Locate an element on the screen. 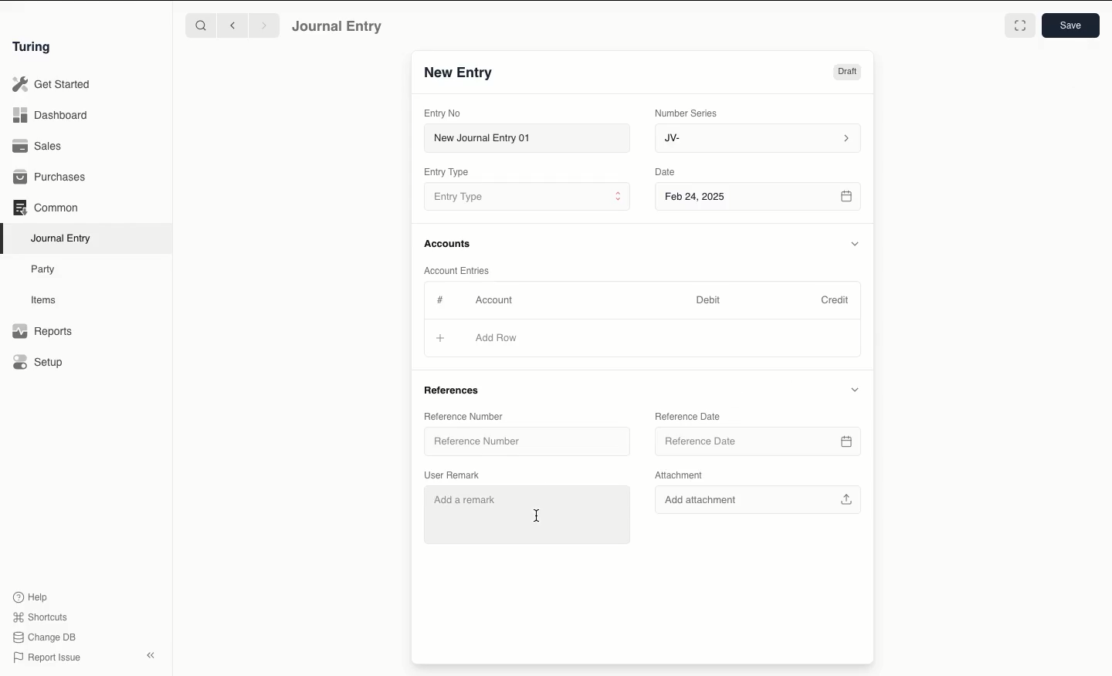 The image size is (1112, 676). Forward is located at coordinates (265, 25).